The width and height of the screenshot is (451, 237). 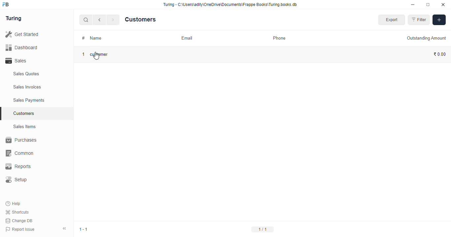 What do you see at coordinates (33, 141) in the screenshot?
I see `Purchases` at bounding box center [33, 141].